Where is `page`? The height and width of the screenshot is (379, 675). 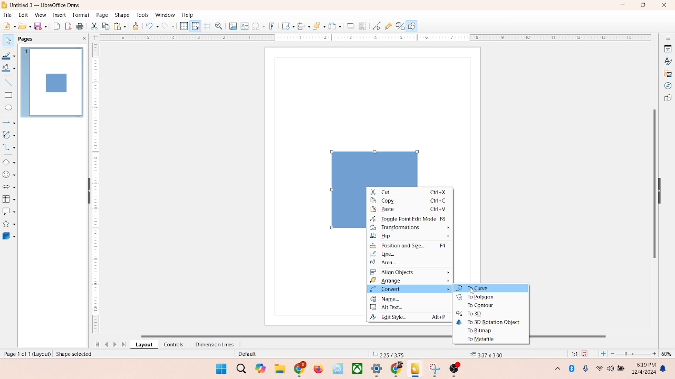
page is located at coordinates (101, 15).